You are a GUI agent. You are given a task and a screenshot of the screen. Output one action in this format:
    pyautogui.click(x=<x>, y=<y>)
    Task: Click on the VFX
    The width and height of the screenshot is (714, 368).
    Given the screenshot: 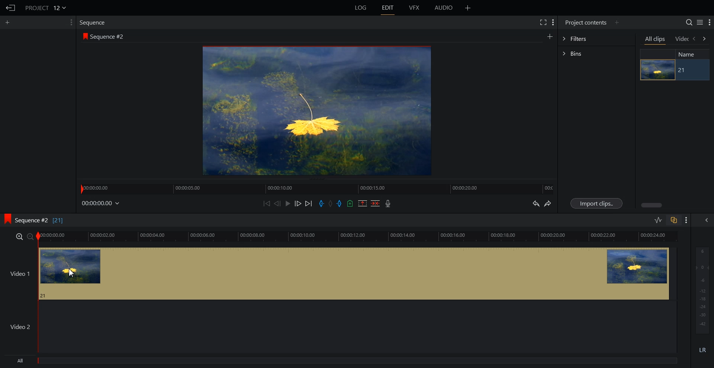 What is the action you would take?
    pyautogui.click(x=415, y=8)
    